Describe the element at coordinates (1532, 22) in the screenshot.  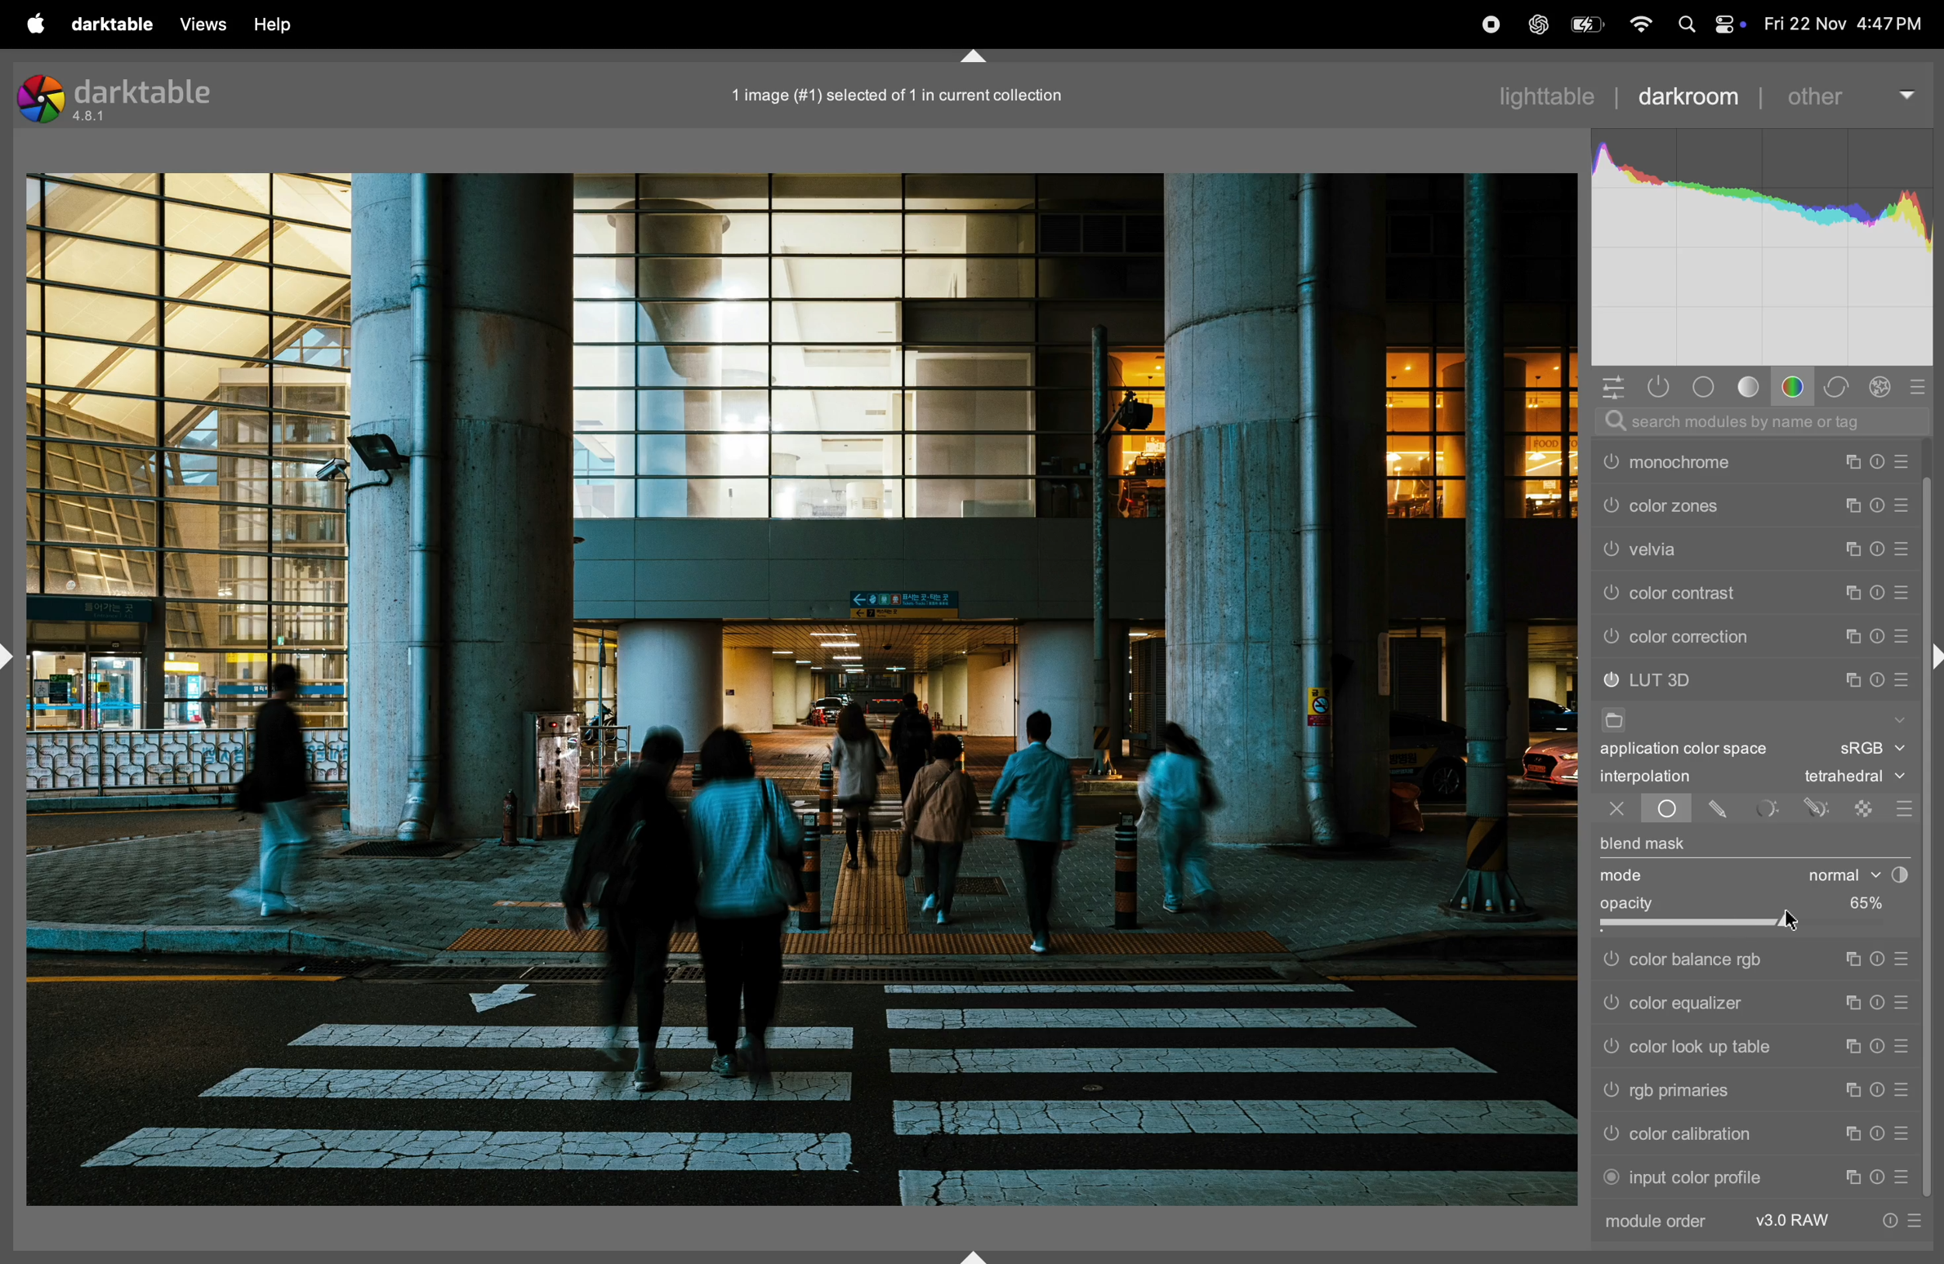
I see `chatgpt` at that location.